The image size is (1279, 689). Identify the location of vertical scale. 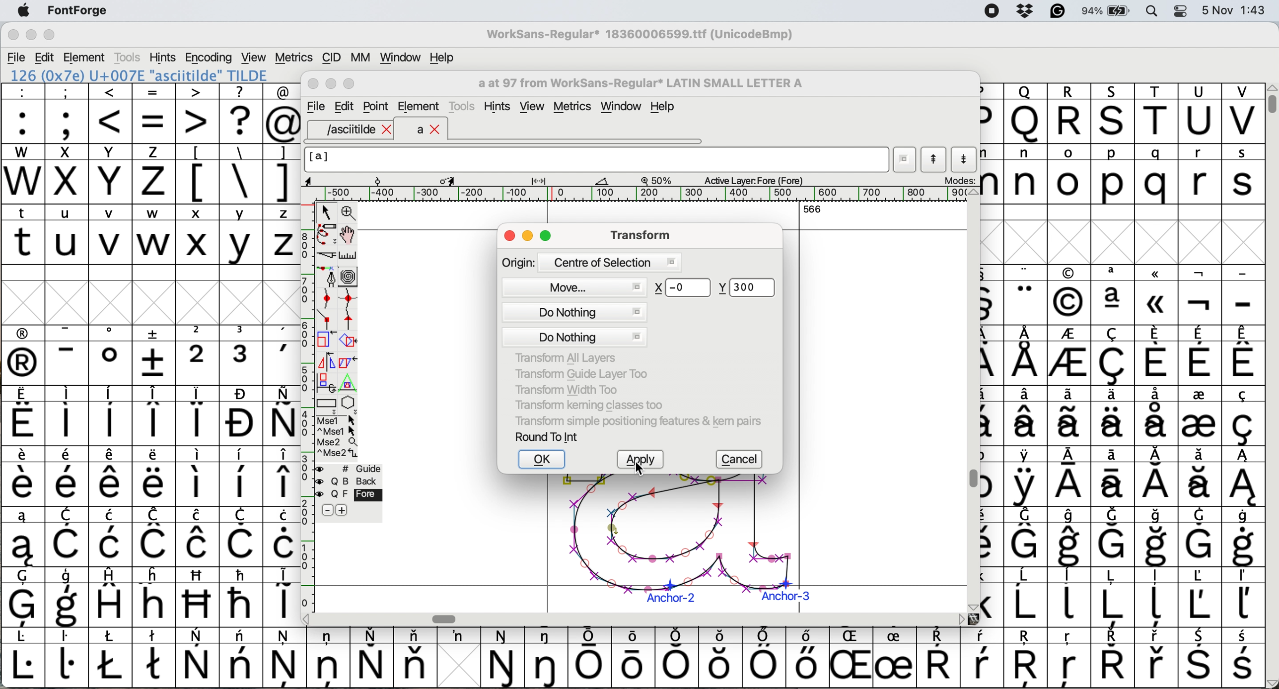
(306, 396).